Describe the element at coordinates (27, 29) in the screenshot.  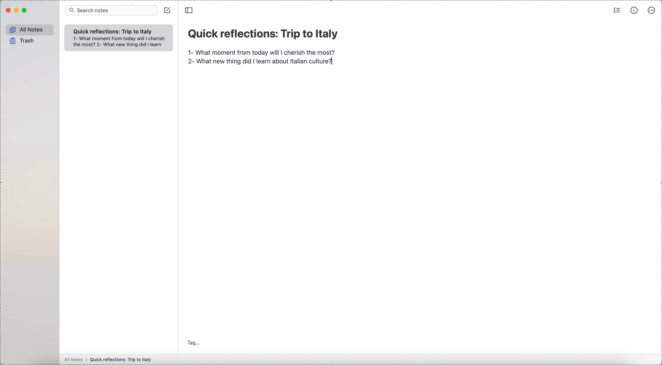
I see `all notes` at that location.